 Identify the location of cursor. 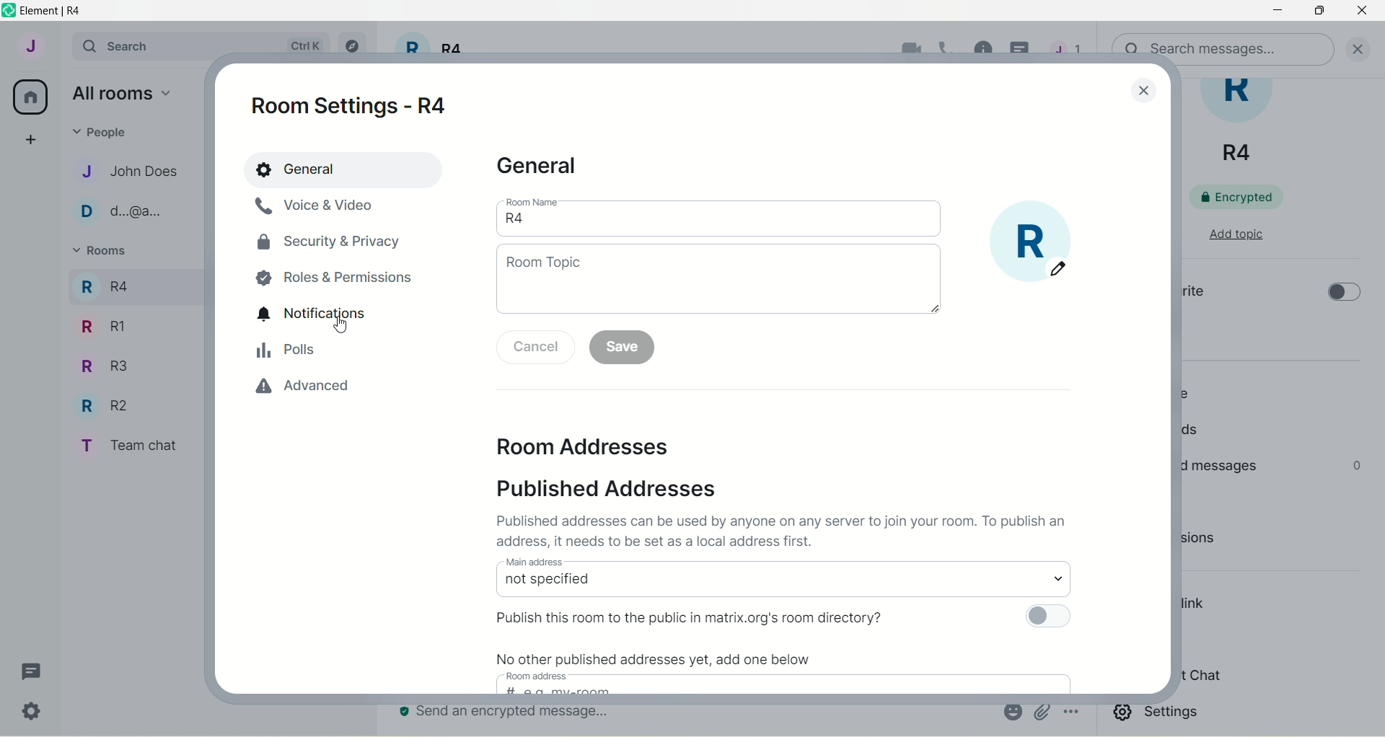
(1021, 46).